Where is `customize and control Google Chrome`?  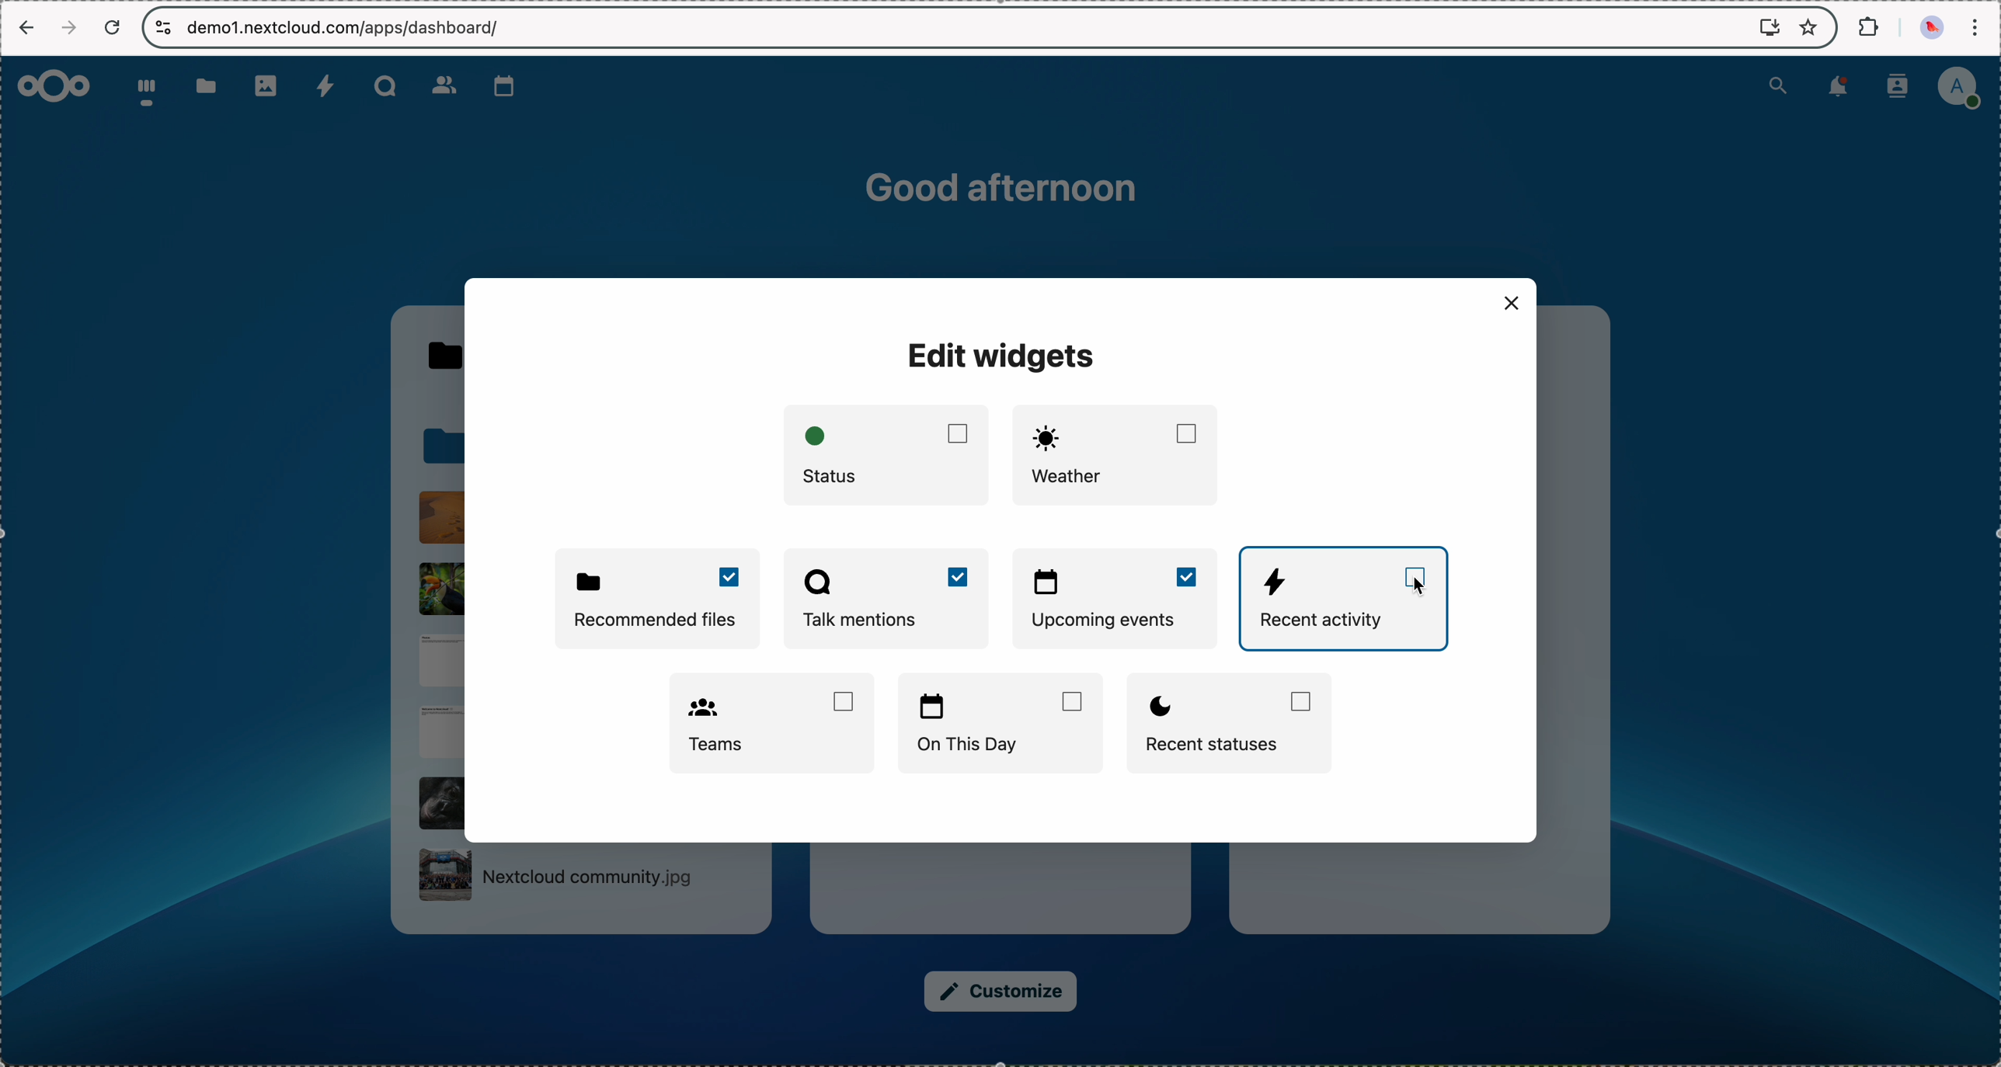 customize and control Google Chrome is located at coordinates (1980, 25).